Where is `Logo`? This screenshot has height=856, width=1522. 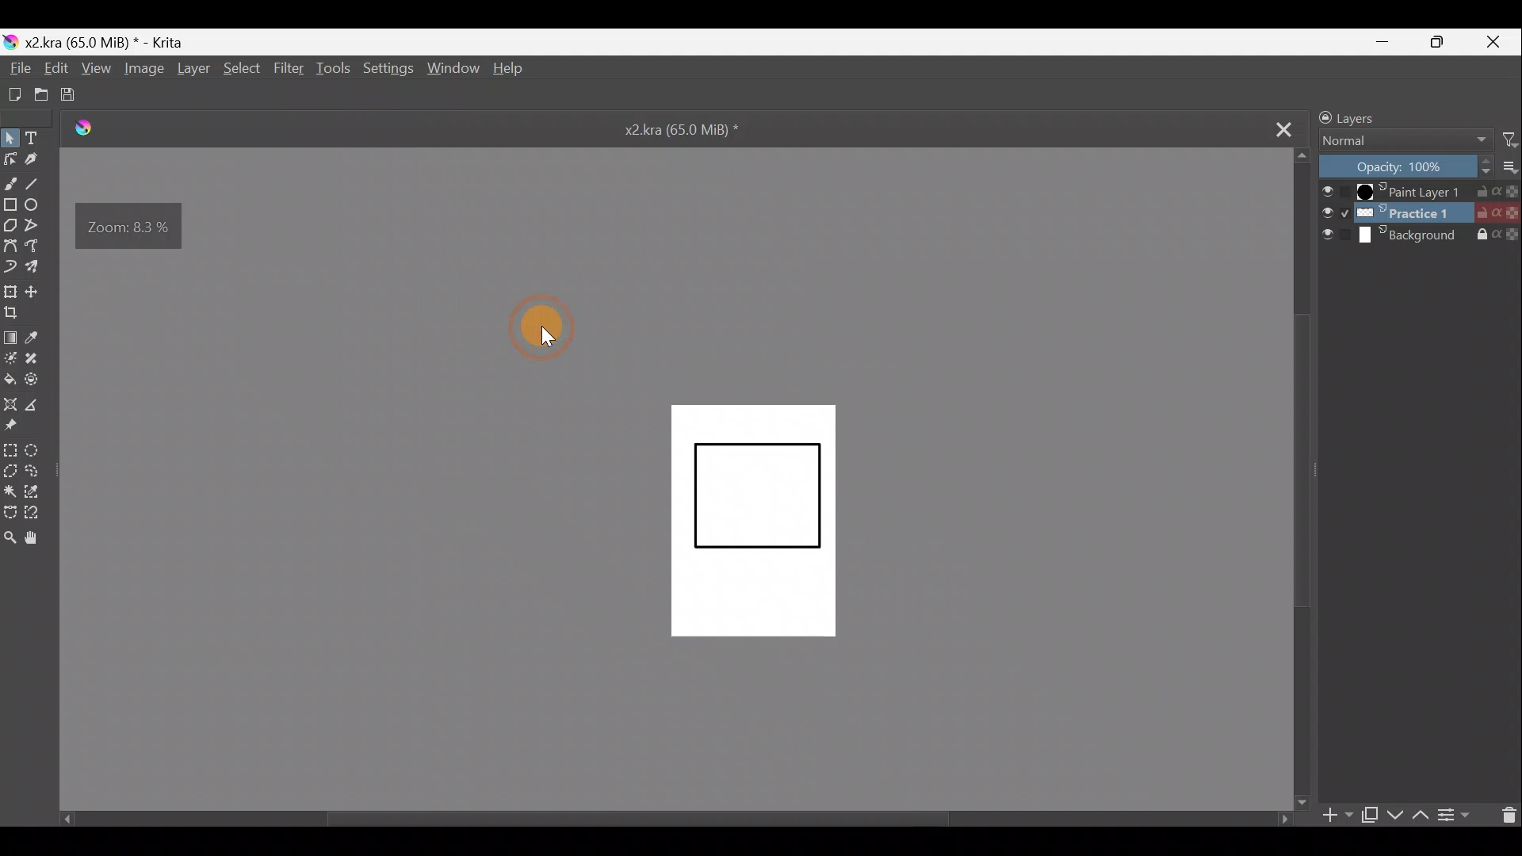 Logo is located at coordinates (92, 129).